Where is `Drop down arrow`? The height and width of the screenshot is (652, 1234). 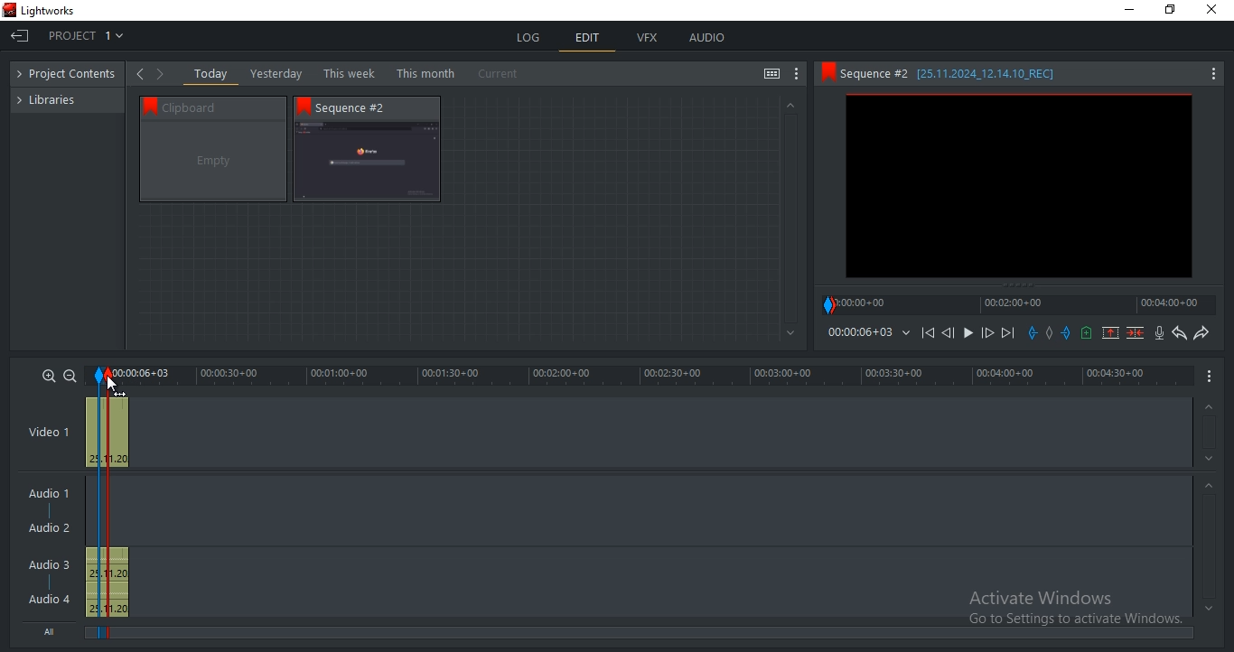 Drop down arrow is located at coordinates (906, 333).